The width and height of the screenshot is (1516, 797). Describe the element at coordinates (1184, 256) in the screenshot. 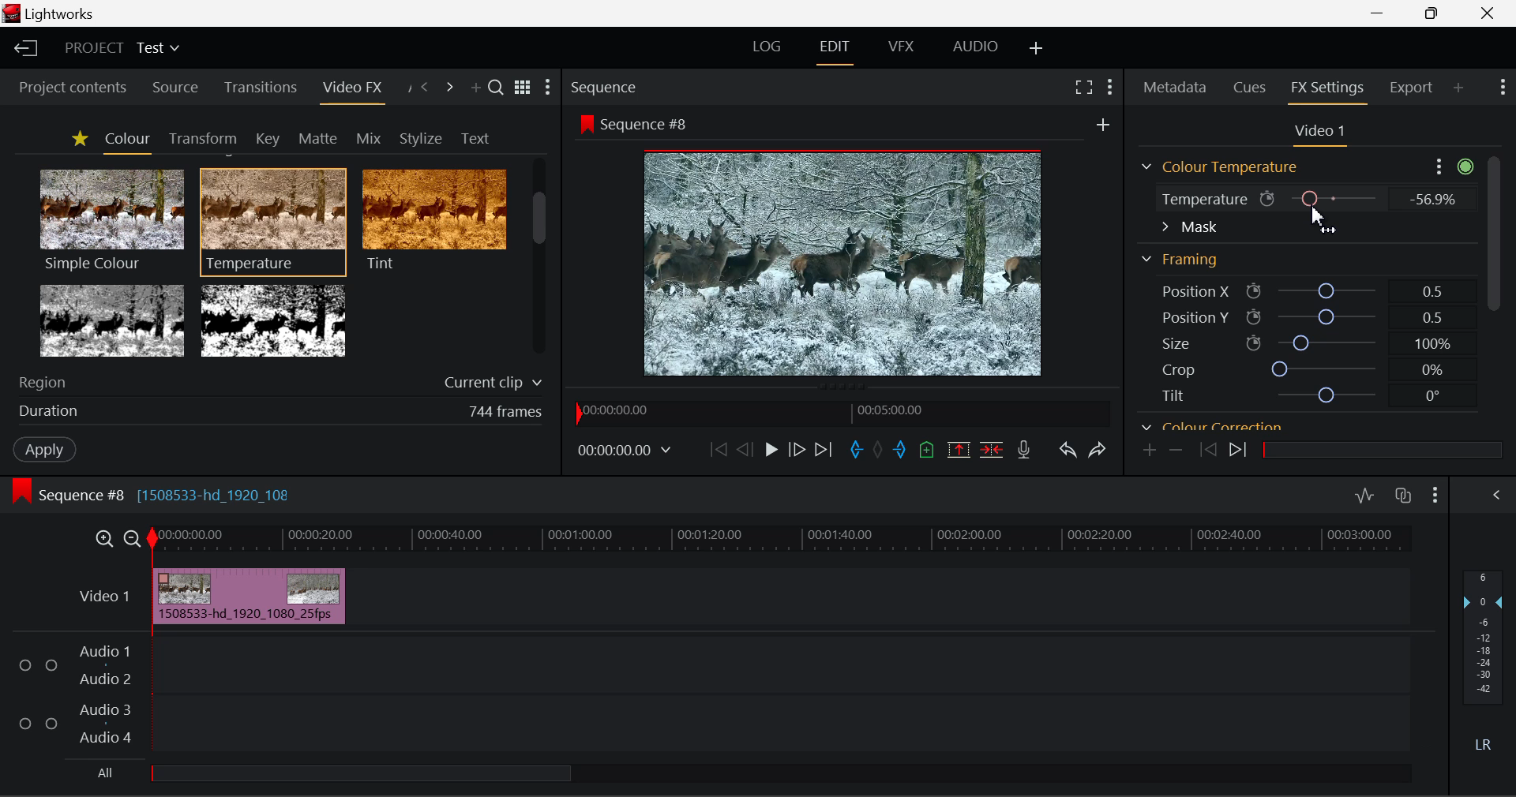

I see `Framing Section` at that location.